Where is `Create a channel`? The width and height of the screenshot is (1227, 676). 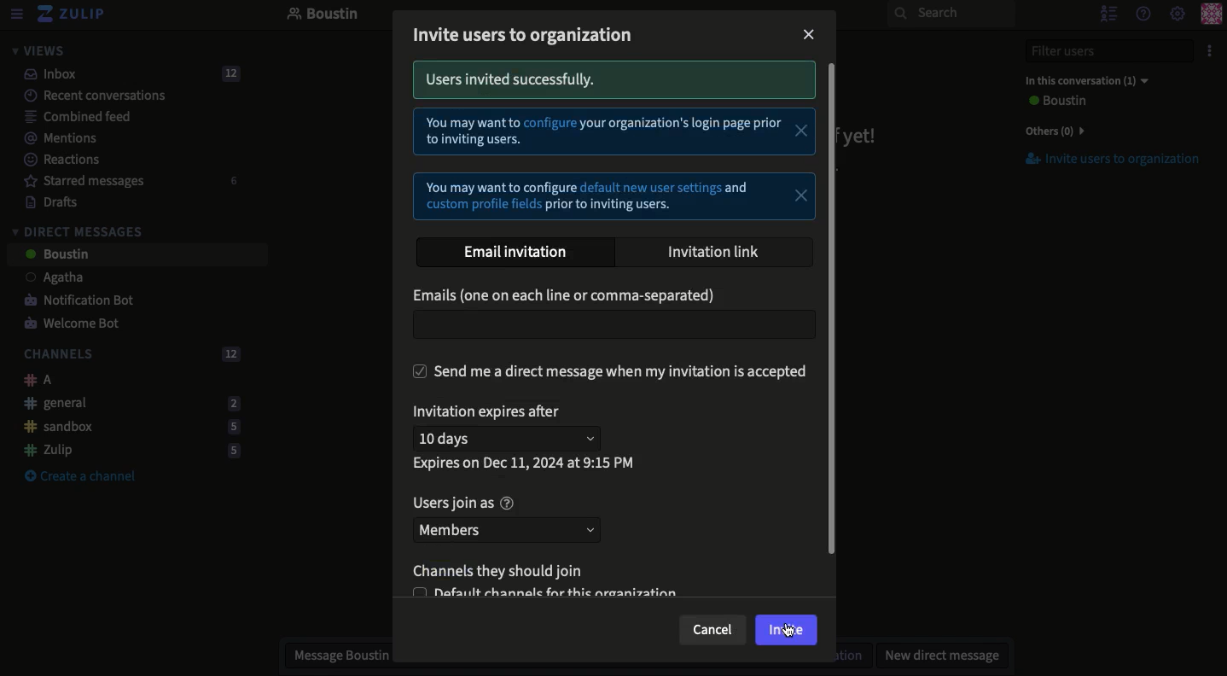 Create a channel is located at coordinates (80, 477).